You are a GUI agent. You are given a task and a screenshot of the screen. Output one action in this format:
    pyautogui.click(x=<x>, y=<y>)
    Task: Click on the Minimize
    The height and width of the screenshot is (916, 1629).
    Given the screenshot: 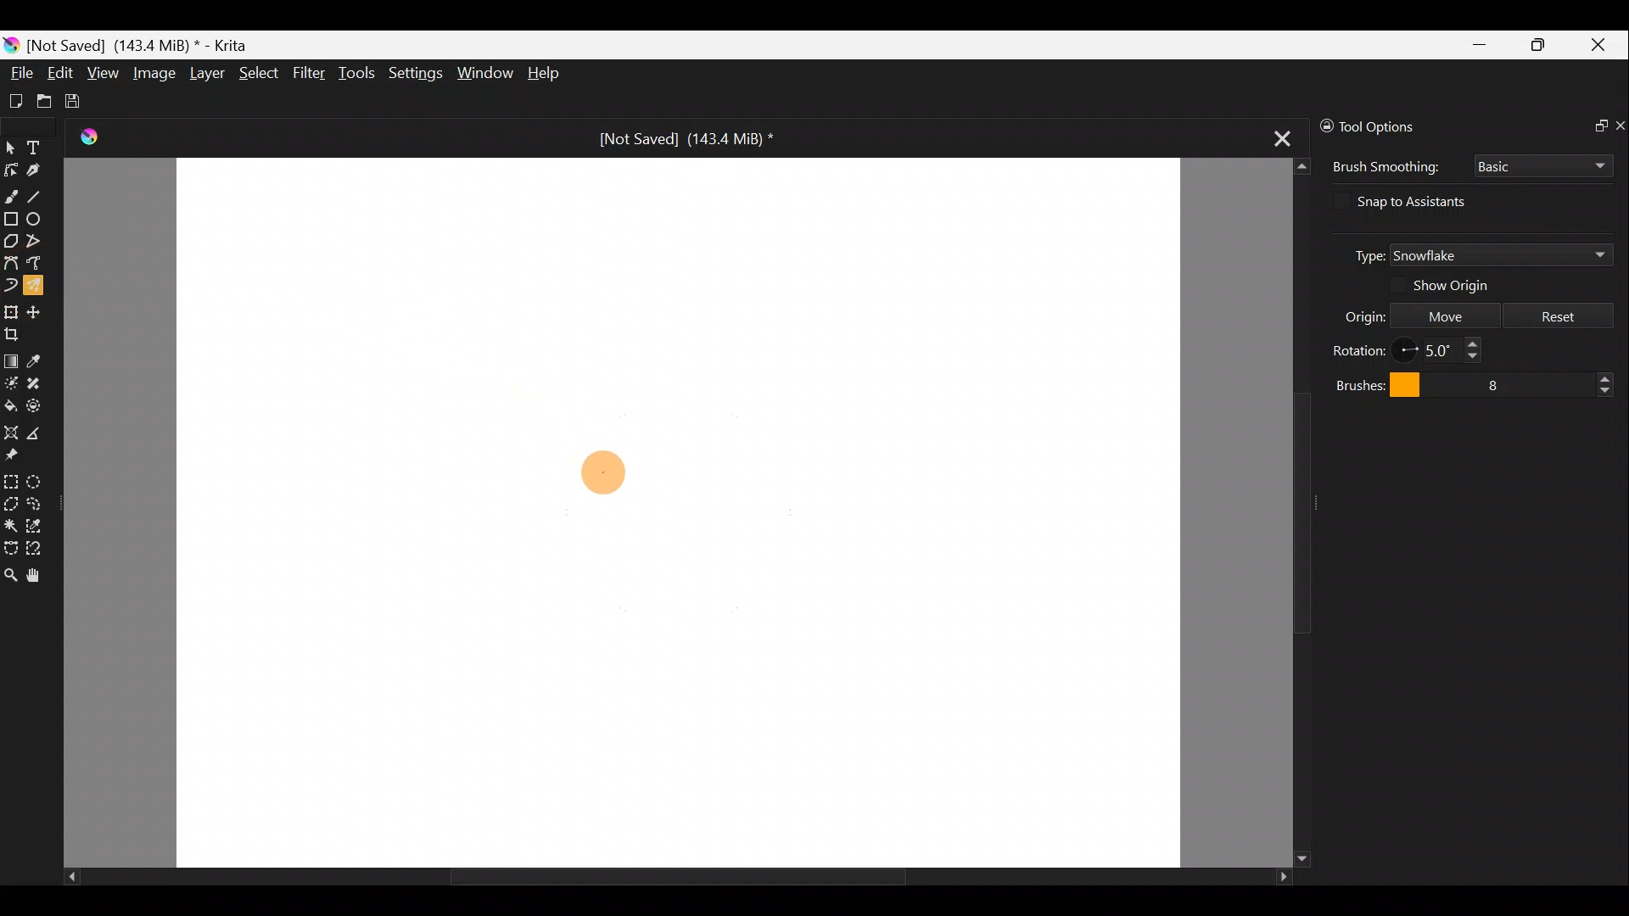 What is the action you would take?
    pyautogui.click(x=1477, y=45)
    